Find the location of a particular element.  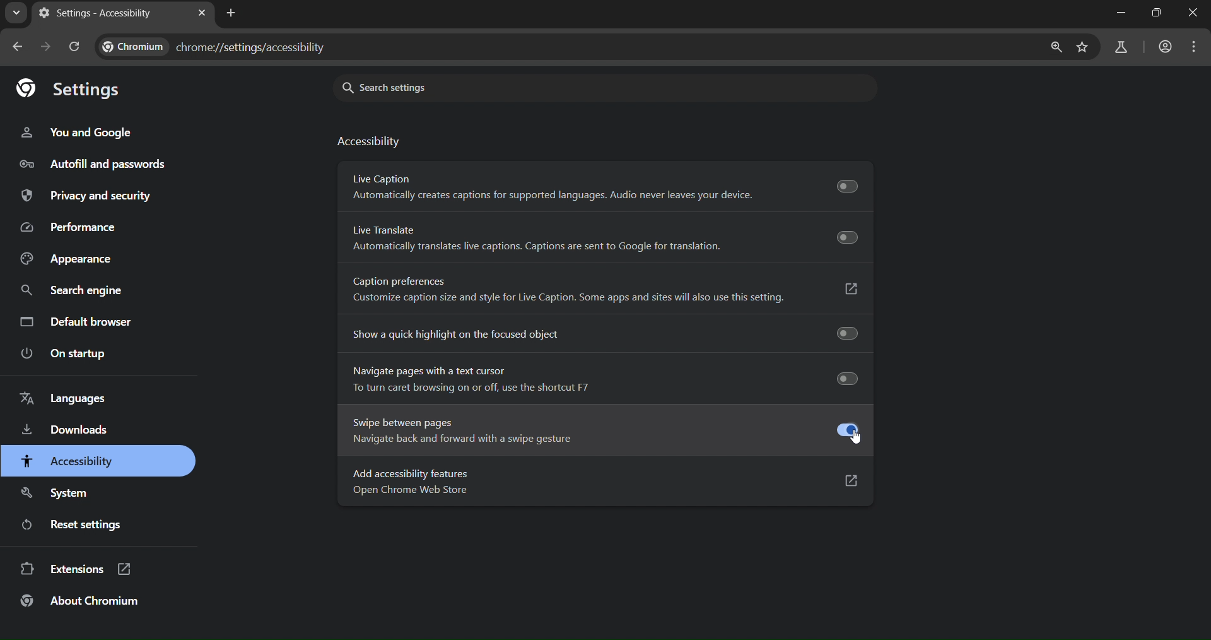

reload page is located at coordinates (76, 47).